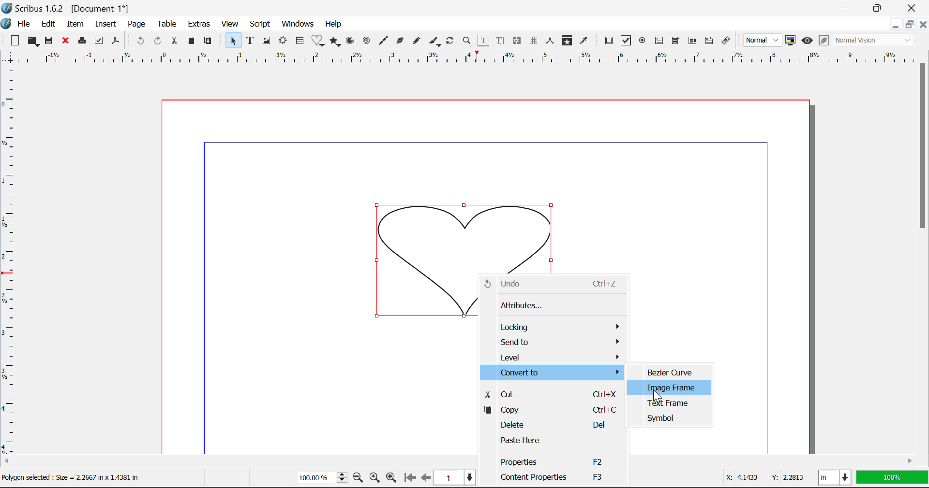 Image resolution: width=929 pixels, height=488 pixels. What do you see at coordinates (191, 41) in the screenshot?
I see `Copy` at bounding box center [191, 41].